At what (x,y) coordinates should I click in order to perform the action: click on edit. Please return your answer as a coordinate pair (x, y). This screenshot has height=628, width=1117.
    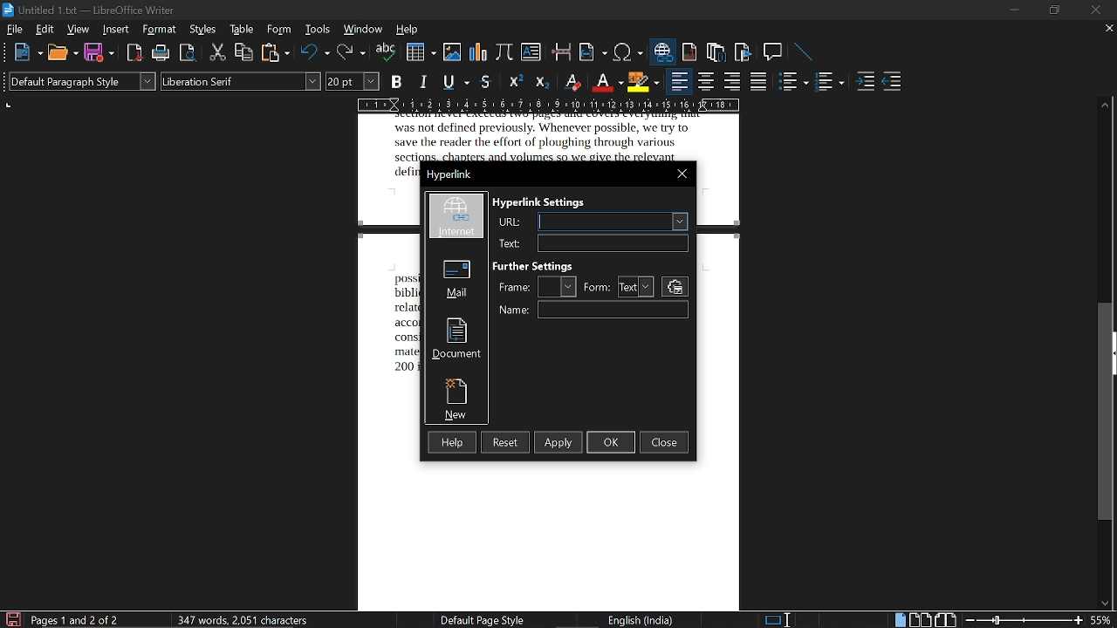
    Looking at the image, I should click on (44, 29).